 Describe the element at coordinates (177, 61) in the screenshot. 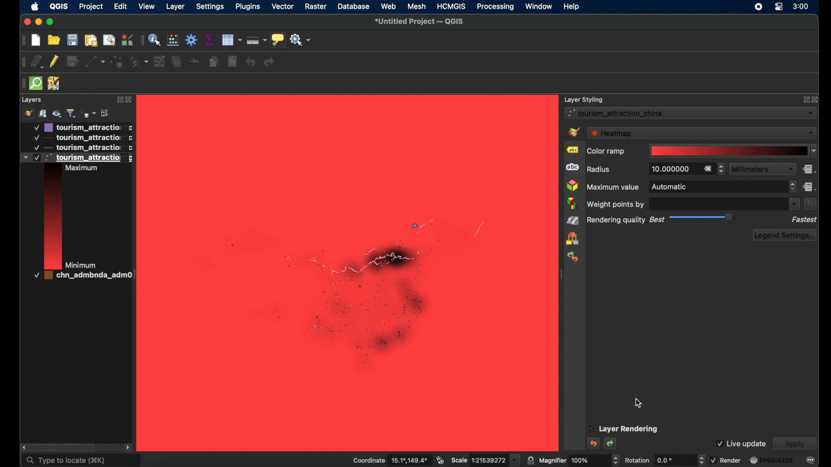

I see `delete selected` at that location.